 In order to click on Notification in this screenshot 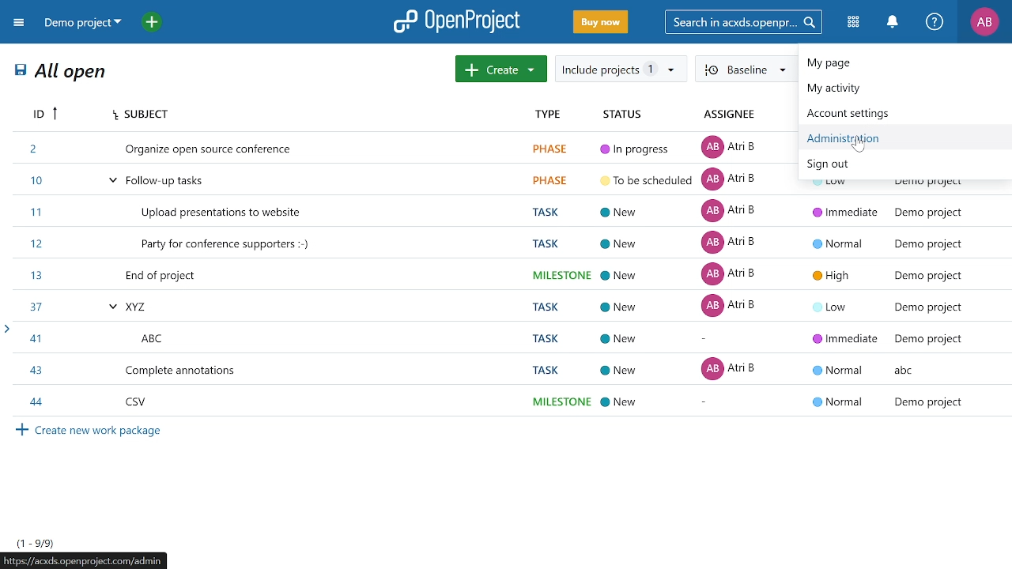, I will do `click(892, 22)`.